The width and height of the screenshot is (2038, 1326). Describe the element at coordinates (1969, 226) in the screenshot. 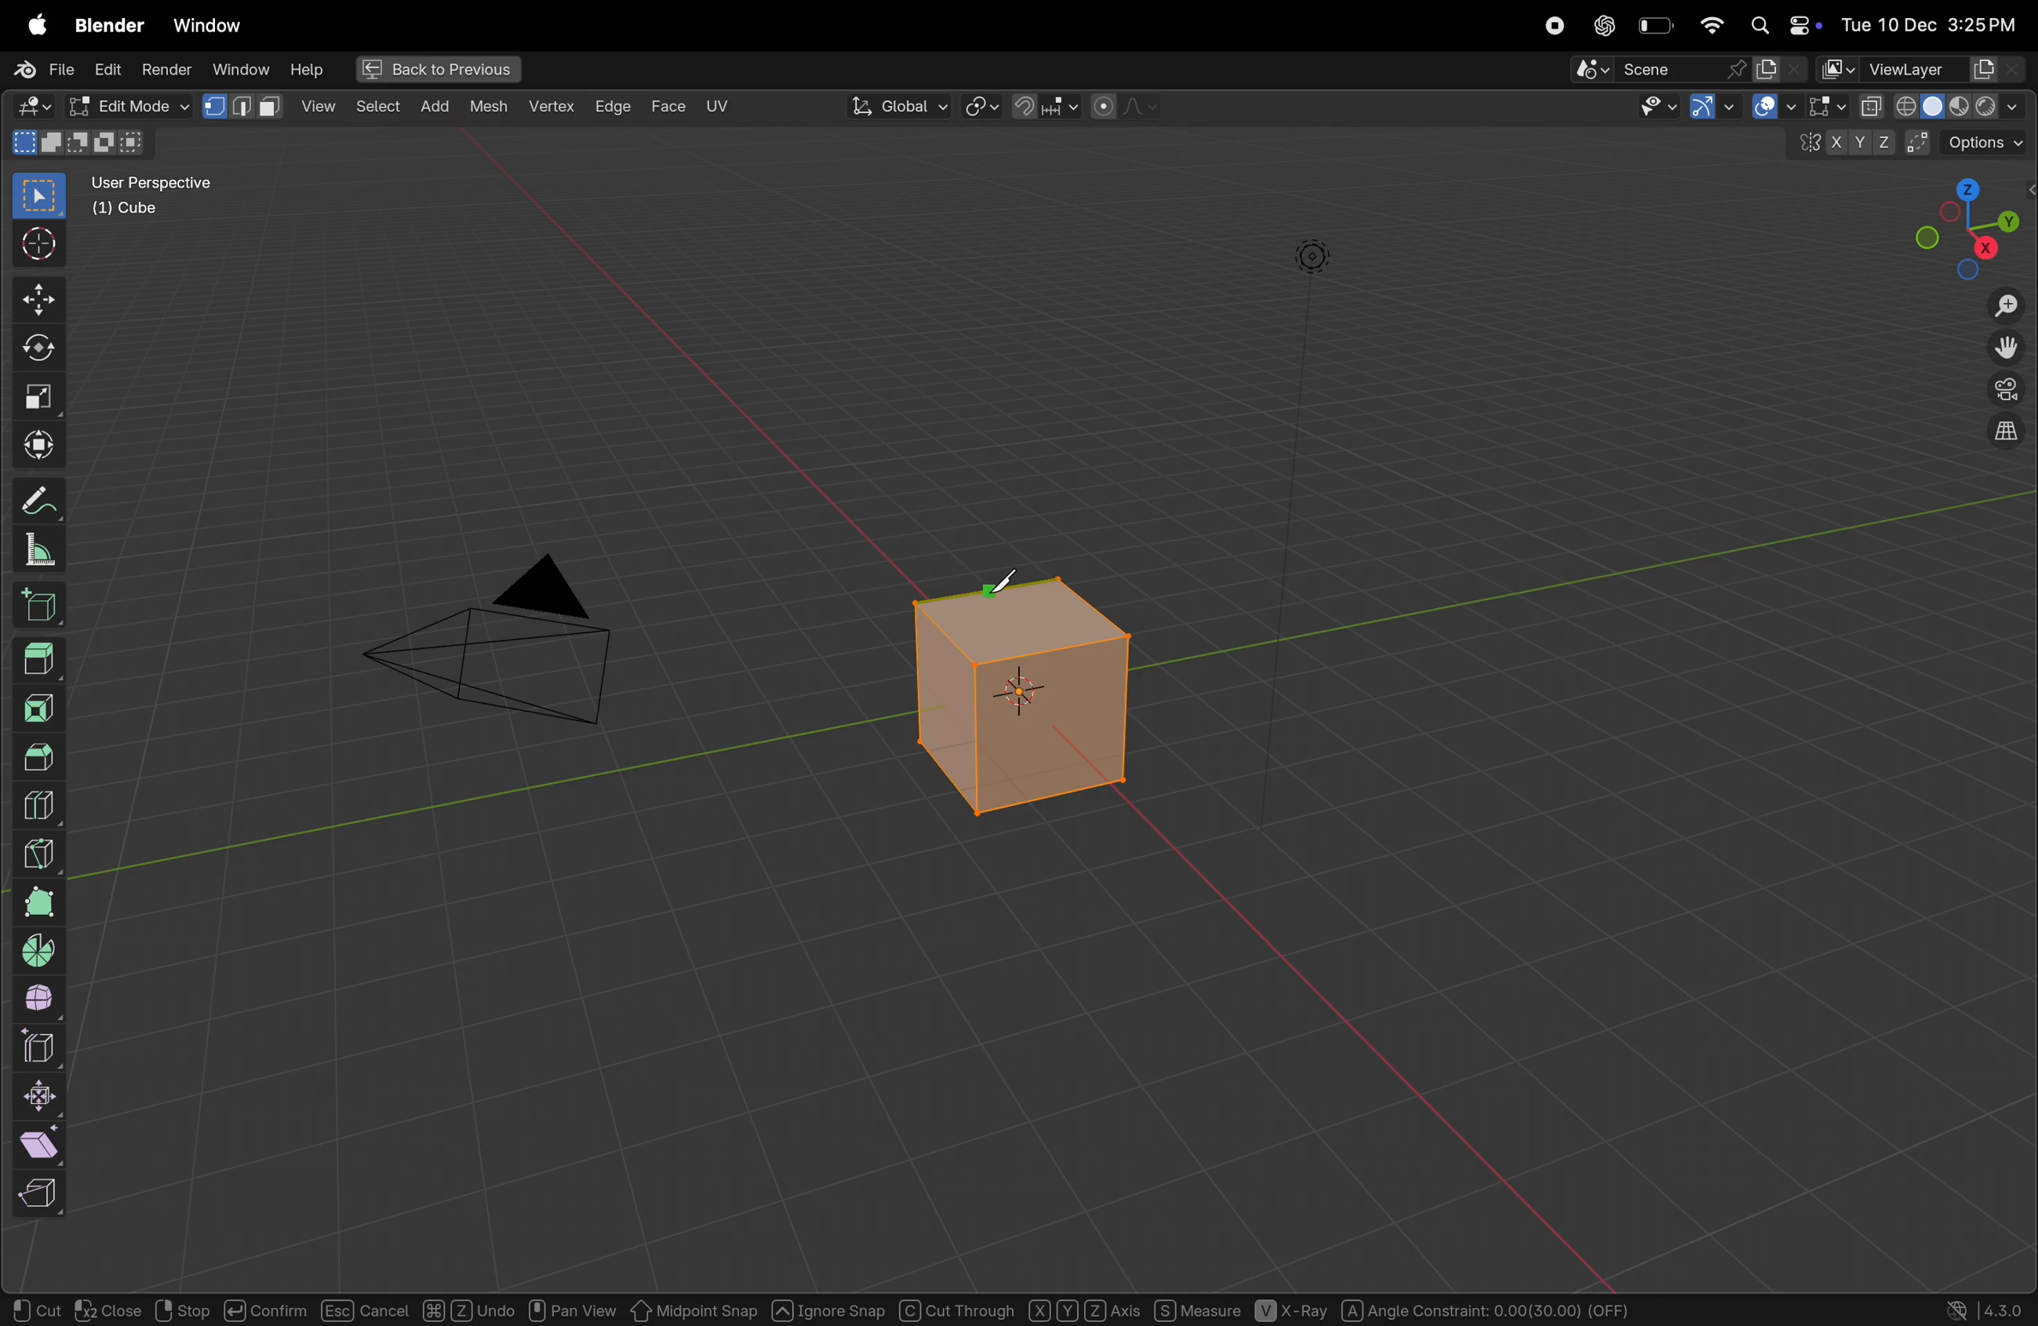

I see `View point` at that location.